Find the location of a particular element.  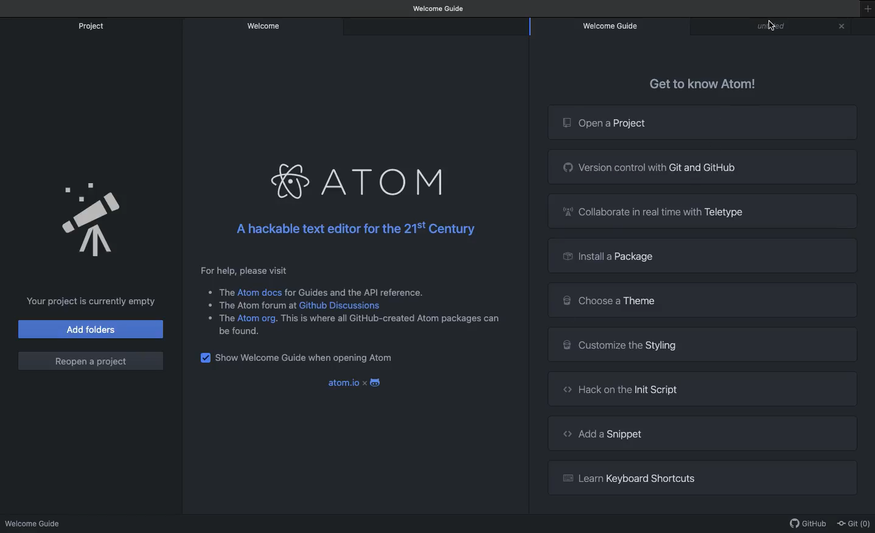

Instructional text is located at coordinates (357, 268).